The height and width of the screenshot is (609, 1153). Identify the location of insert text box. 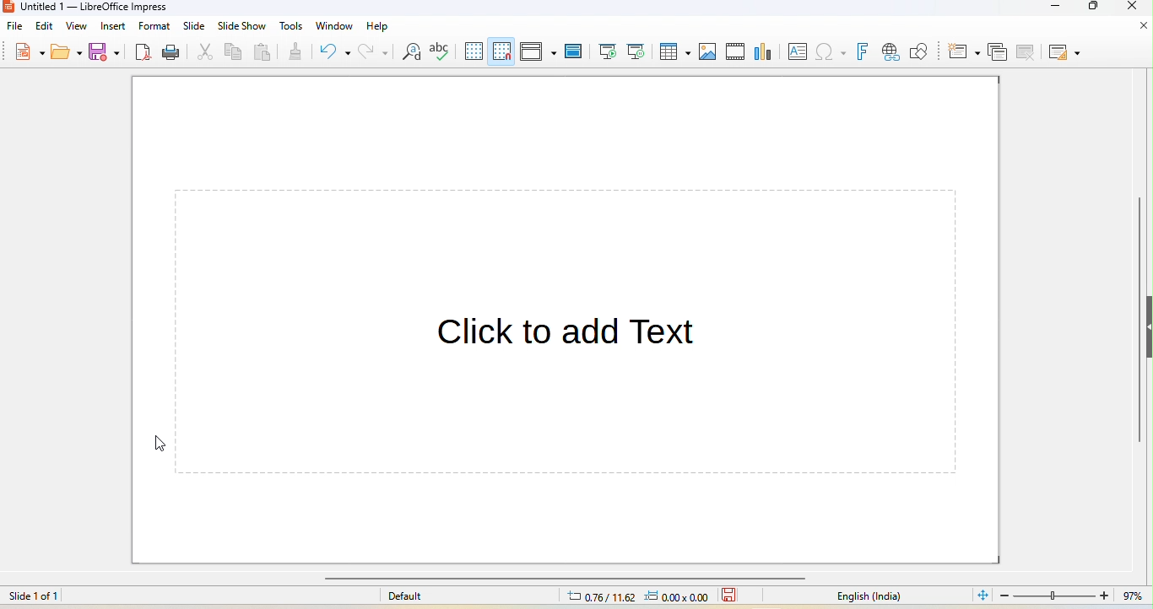
(798, 51).